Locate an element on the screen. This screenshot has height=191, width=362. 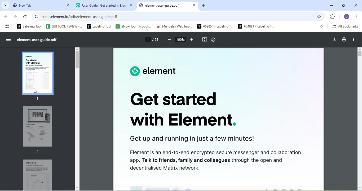
cursor is located at coordinates (36, 90).